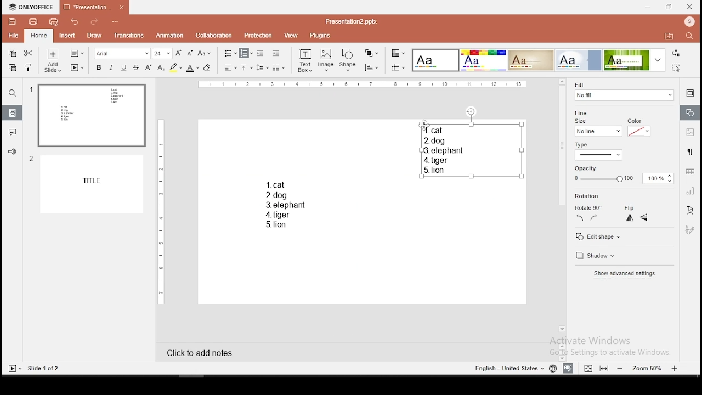 The image size is (702, 395). What do you see at coordinates (588, 196) in the screenshot?
I see `rotation` at bounding box center [588, 196].